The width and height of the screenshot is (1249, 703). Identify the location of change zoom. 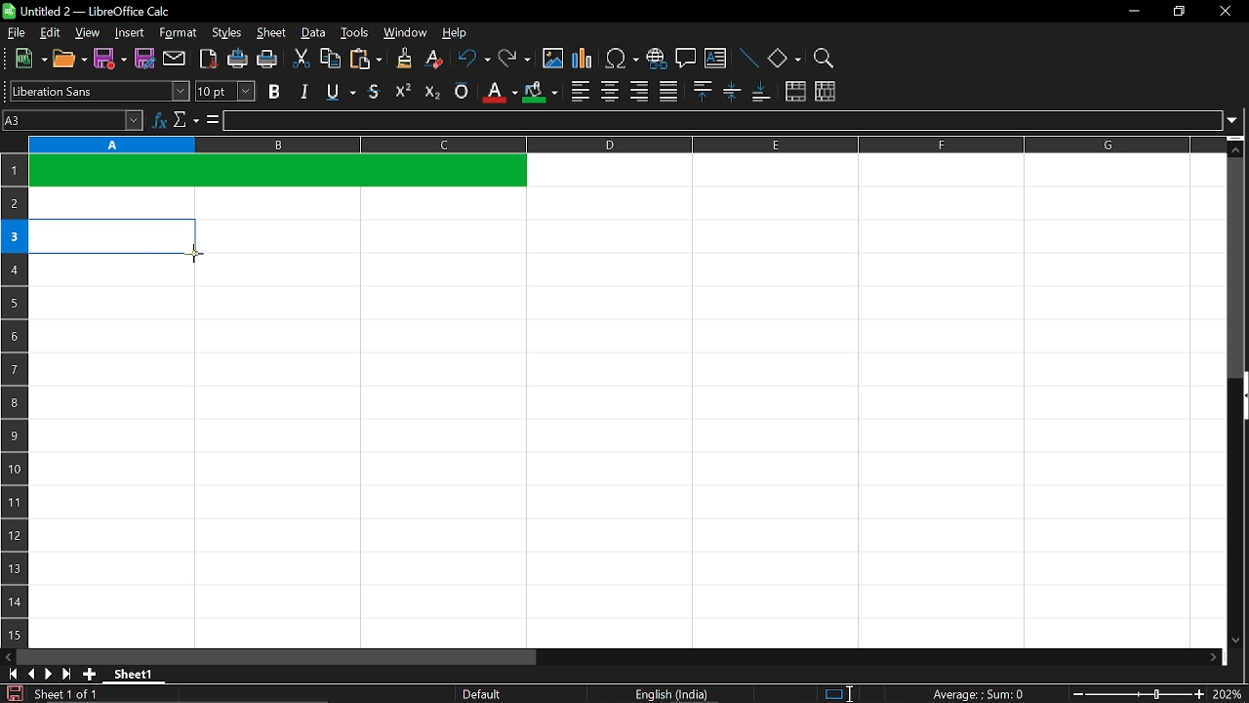
(1135, 694).